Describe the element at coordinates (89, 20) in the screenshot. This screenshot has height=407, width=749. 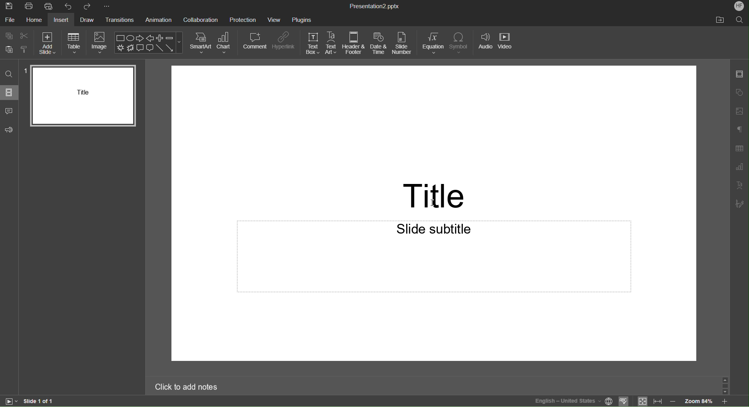
I see `Draw` at that location.